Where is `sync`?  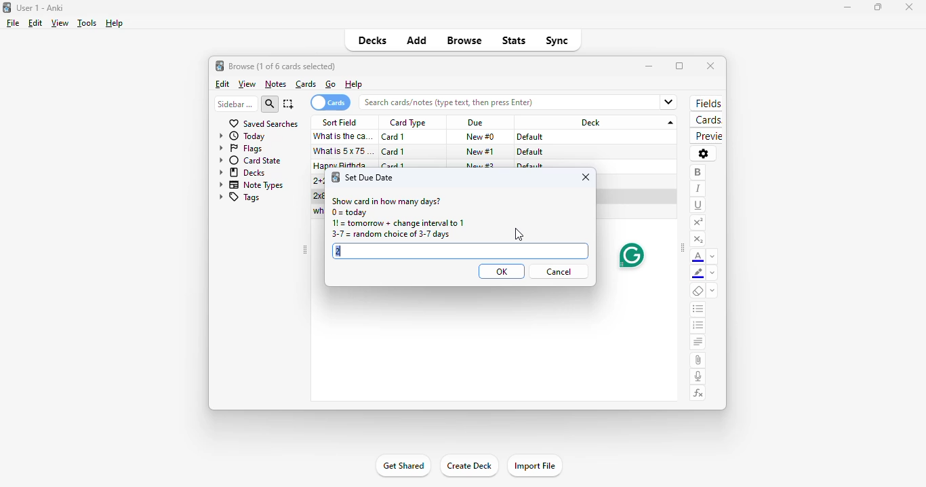 sync is located at coordinates (557, 41).